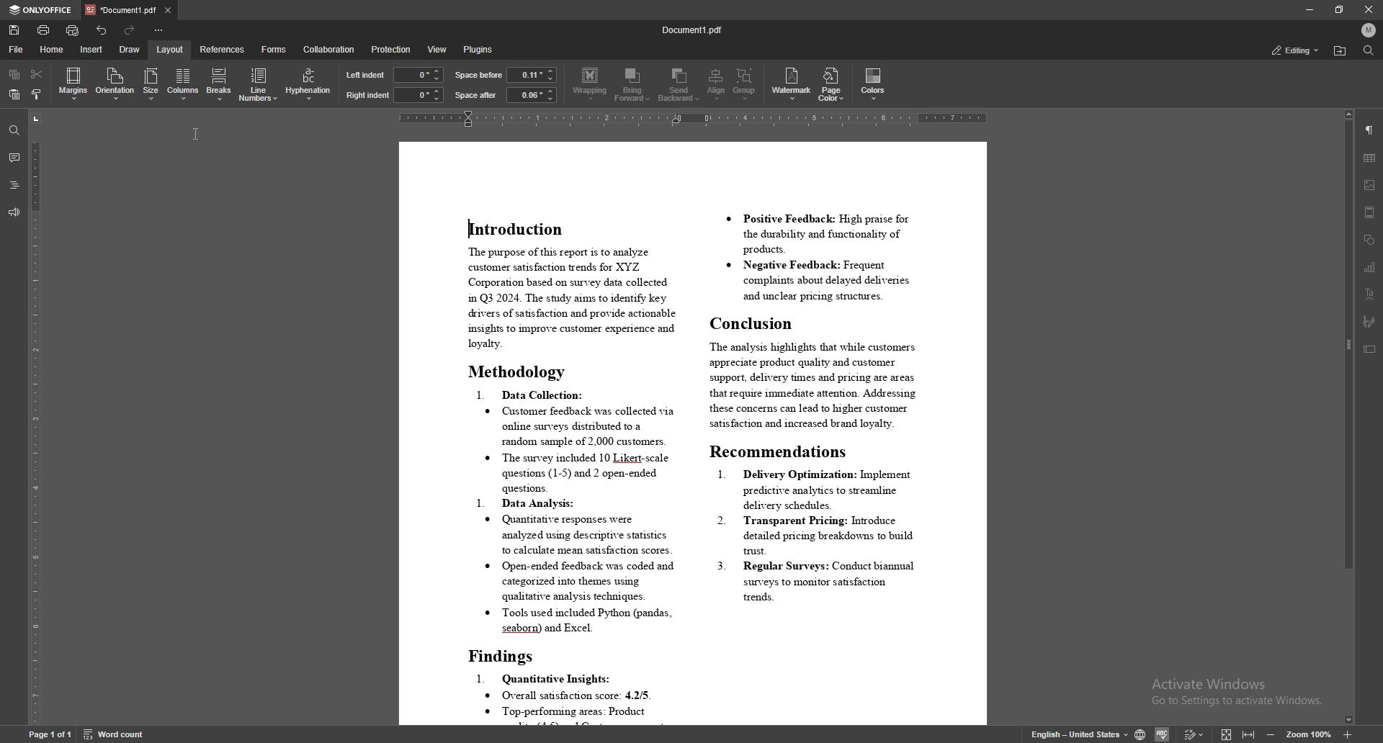 This screenshot has height=743, width=1383. Describe the element at coordinates (1273, 733) in the screenshot. I see `zoom out` at that location.